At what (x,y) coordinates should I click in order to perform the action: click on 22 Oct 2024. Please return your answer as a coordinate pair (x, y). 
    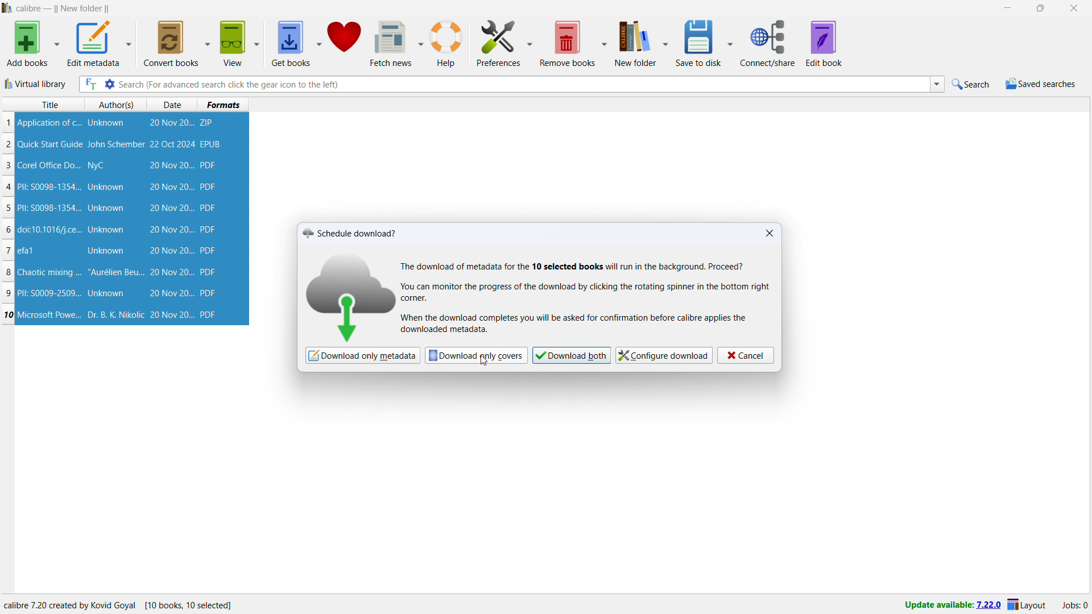
    Looking at the image, I should click on (172, 144).